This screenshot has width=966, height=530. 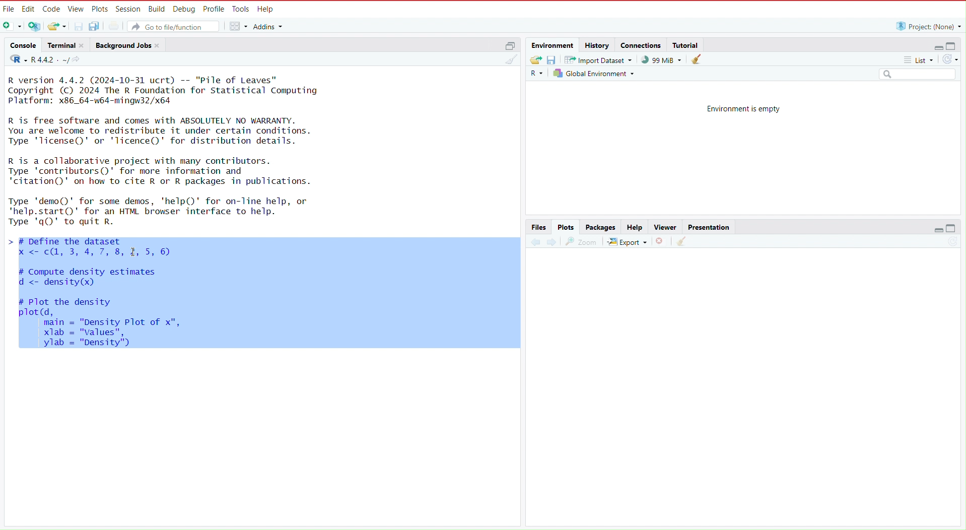 I want to click on save all open documents, so click(x=96, y=27).